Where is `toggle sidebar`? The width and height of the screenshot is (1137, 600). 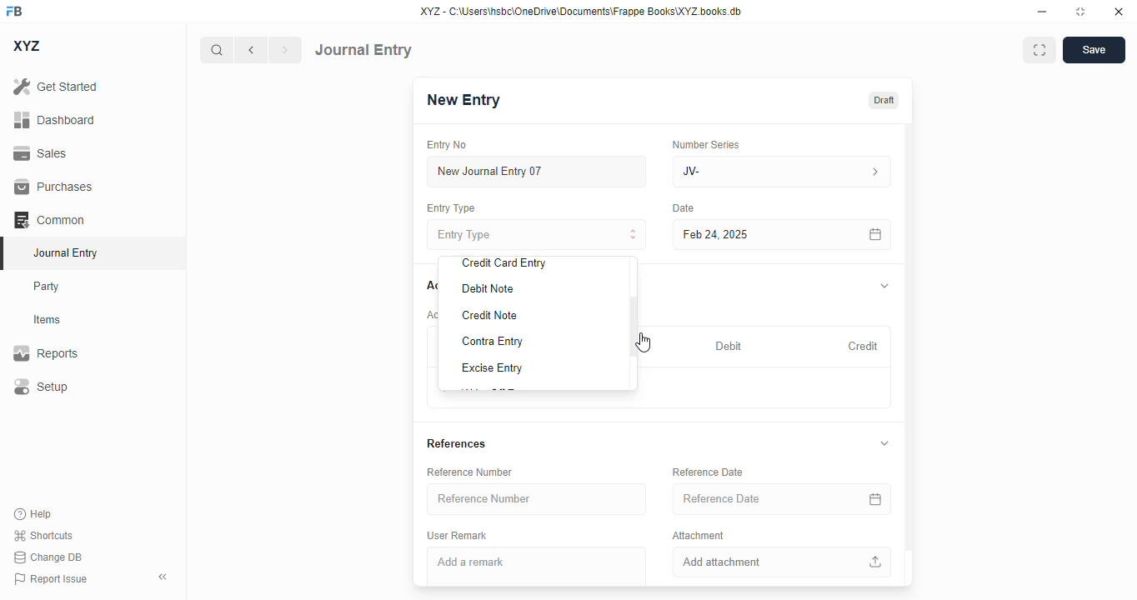
toggle sidebar is located at coordinates (164, 577).